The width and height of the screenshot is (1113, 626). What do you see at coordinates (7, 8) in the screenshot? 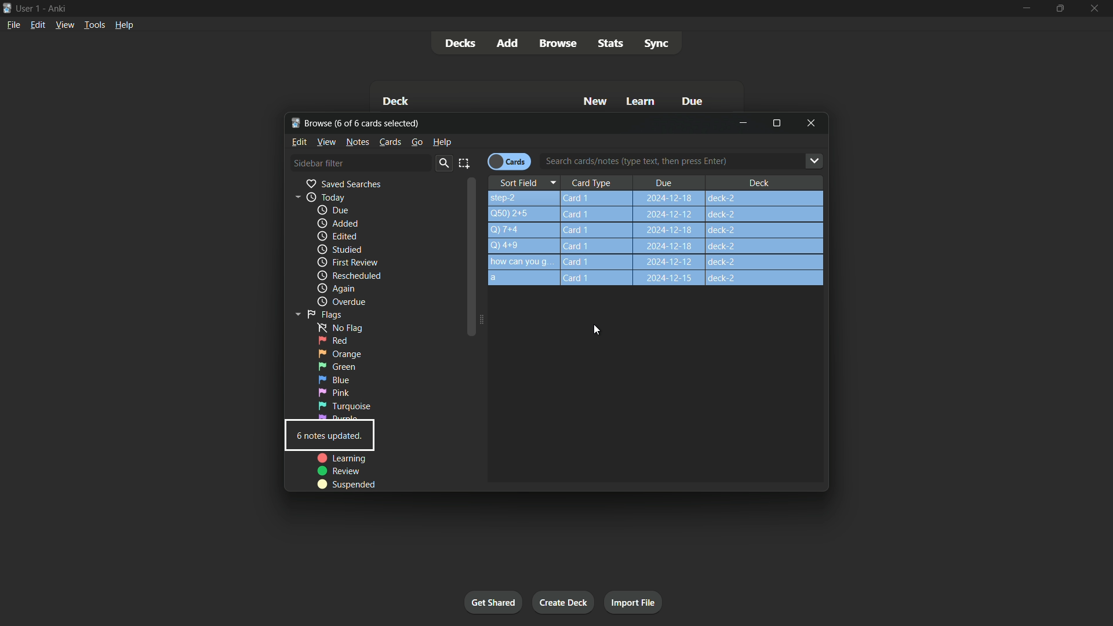
I see `App icon` at bounding box center [7, 8].